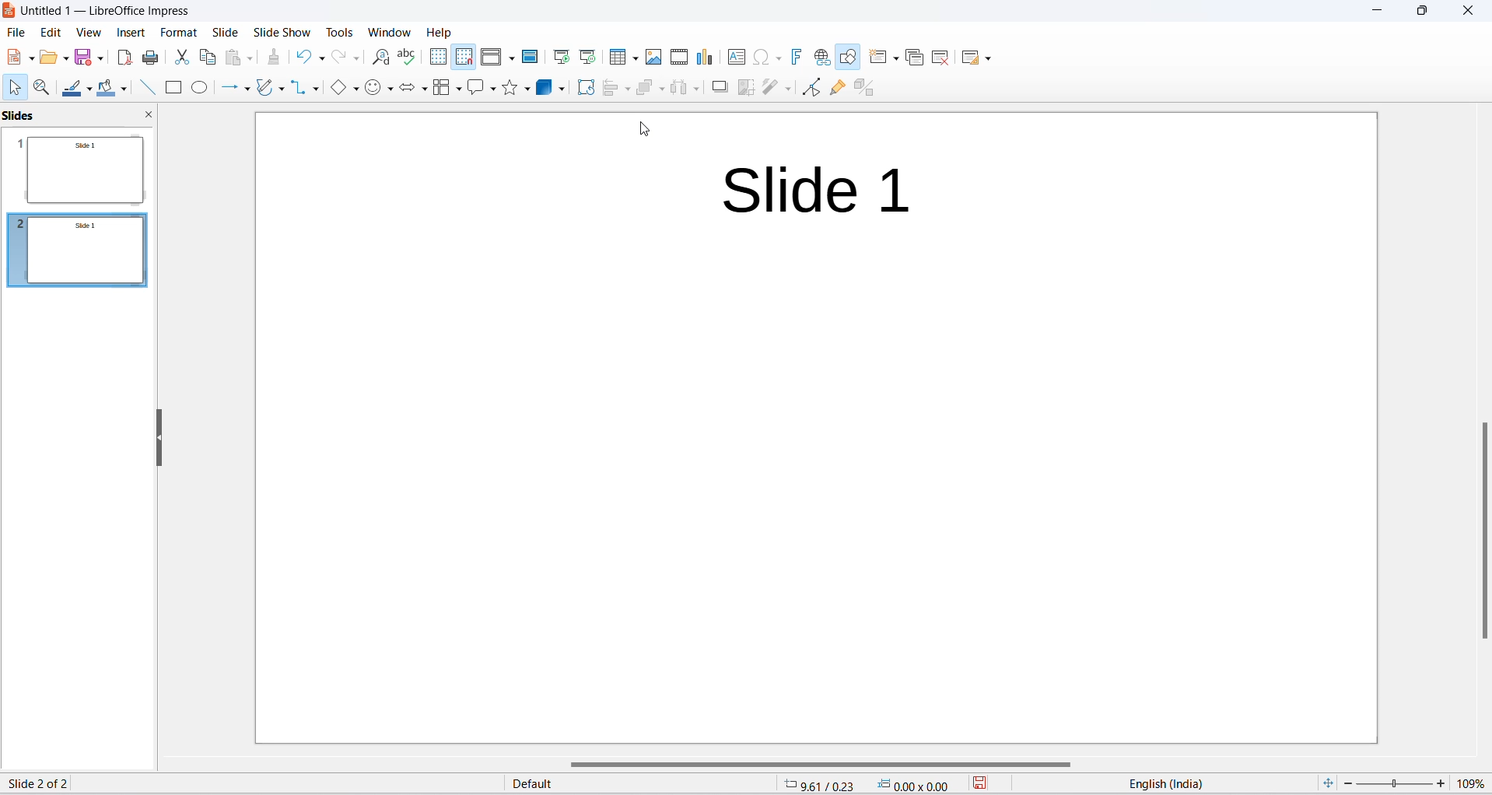 The height and width of the screenshot is (795, 1492). I want to click on duplicate slide, so click(916, 56).